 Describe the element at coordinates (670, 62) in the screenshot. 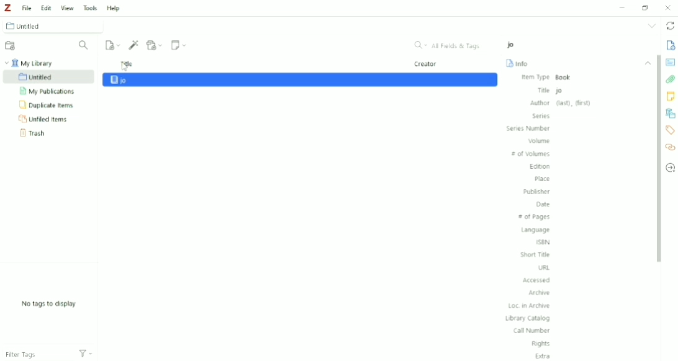

I see `Abstract` at that location.